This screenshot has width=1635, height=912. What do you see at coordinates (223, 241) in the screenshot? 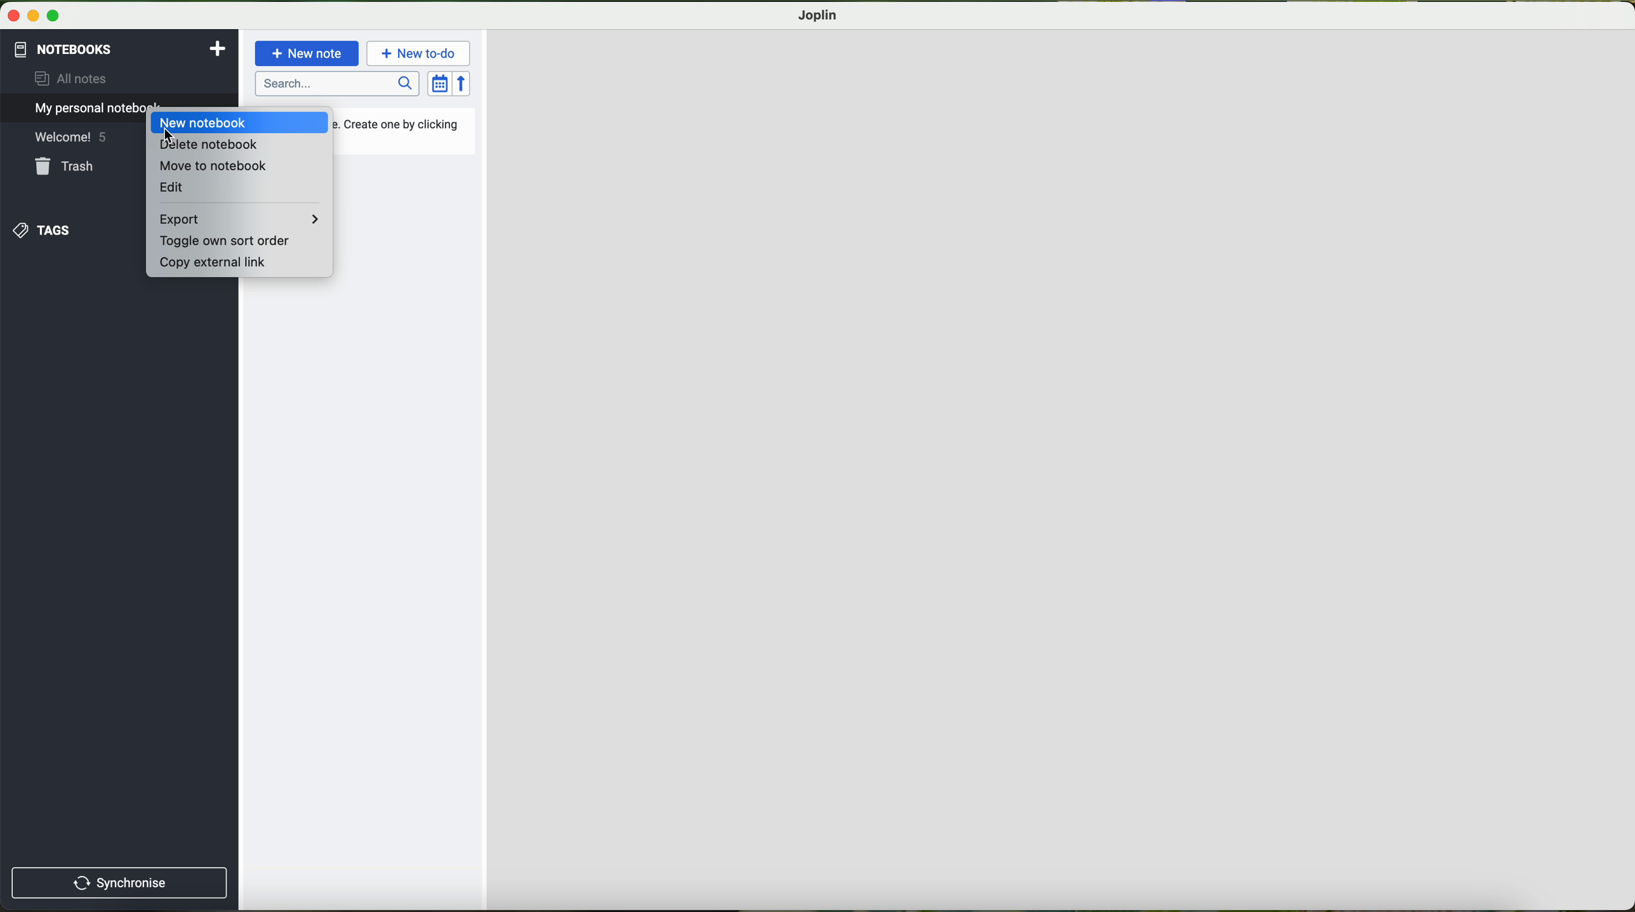
I see `toggle own sort order` at bounding box center [223, 241].